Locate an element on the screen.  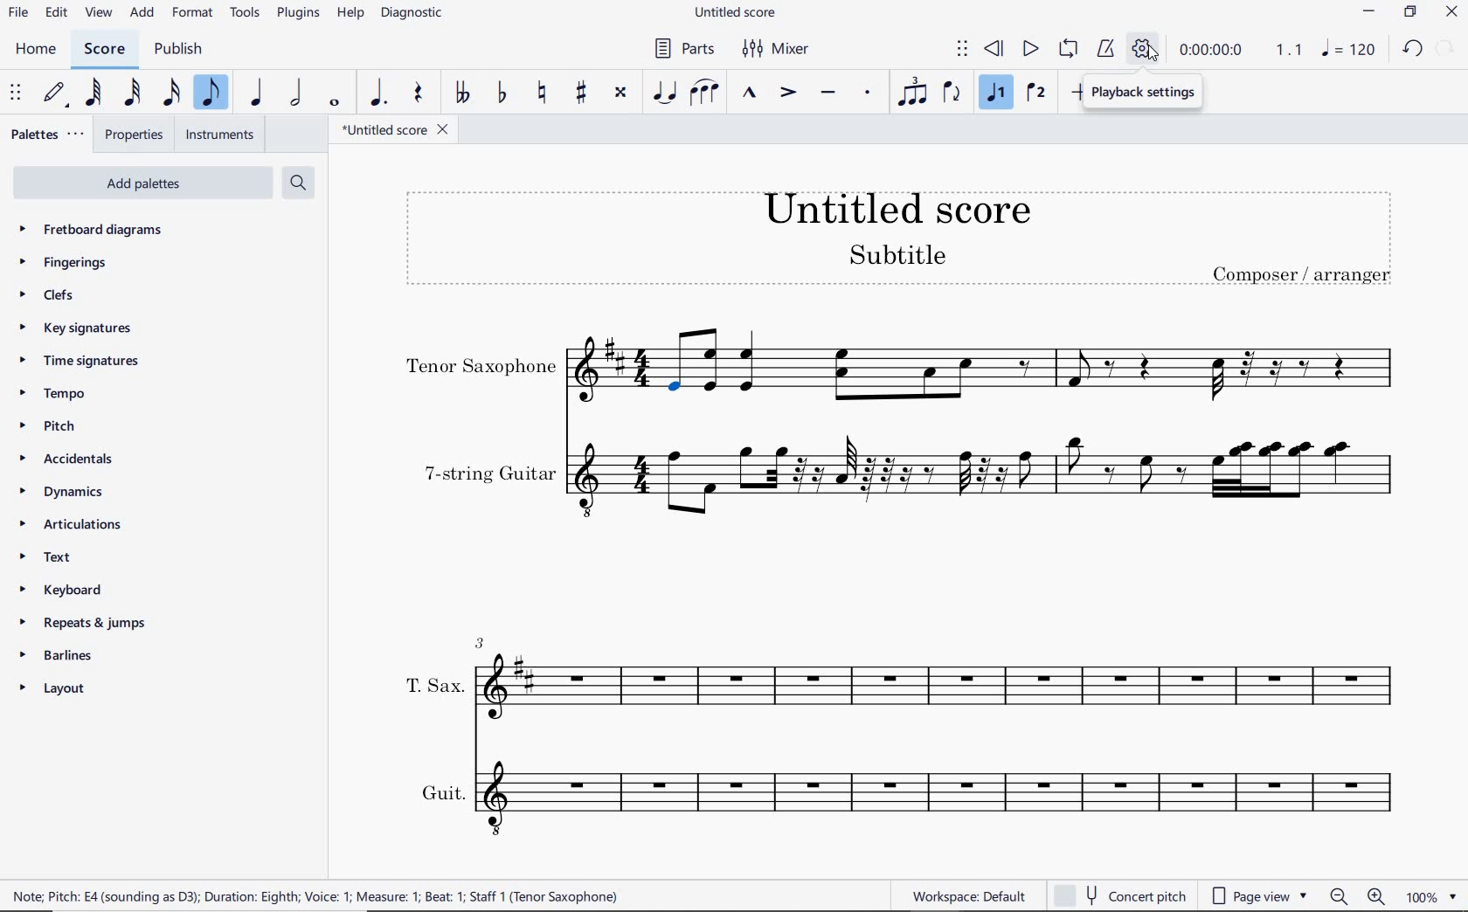
cursor is located at coordinates (1153, 58).